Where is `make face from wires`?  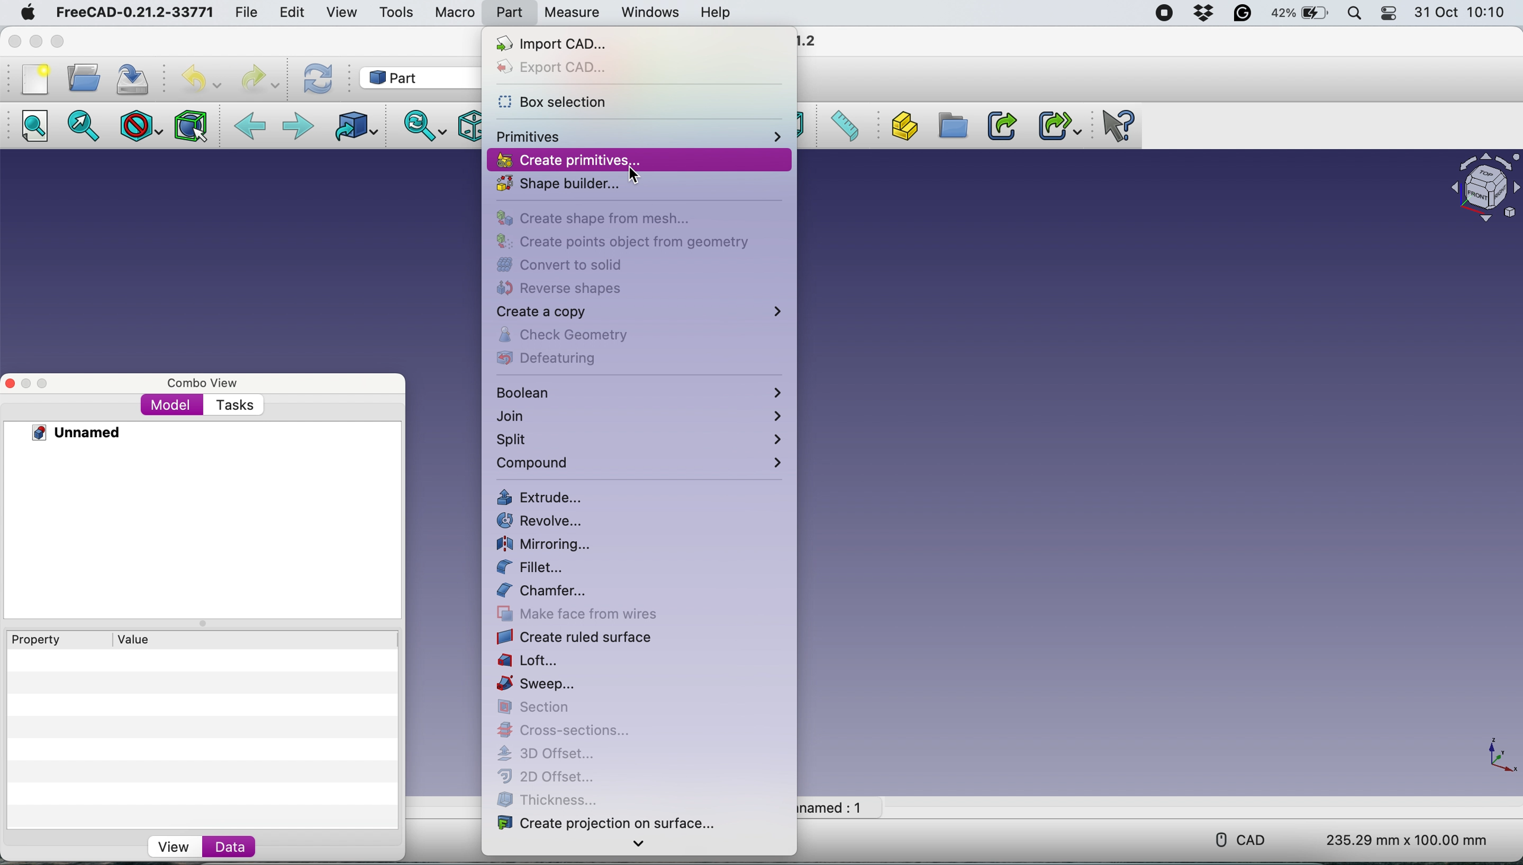 make face from wires is located at coordinates (580, 613).